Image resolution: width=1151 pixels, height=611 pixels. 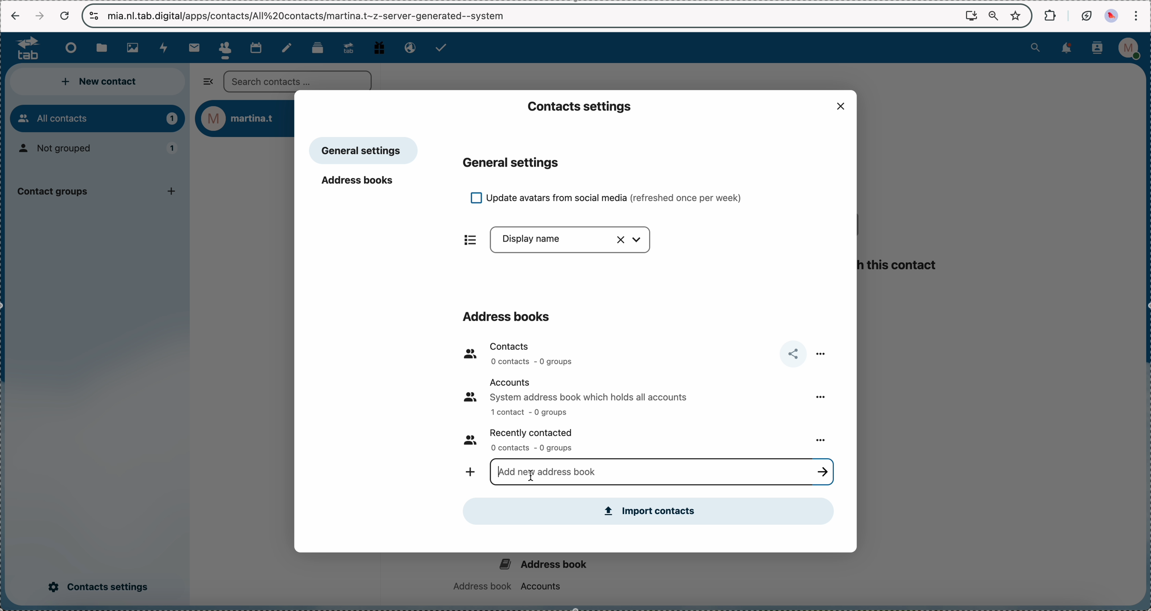 What do you see at coordinates (100, 150) in the screenshot?
I see `not grouped` at bounding box center [100, 150].